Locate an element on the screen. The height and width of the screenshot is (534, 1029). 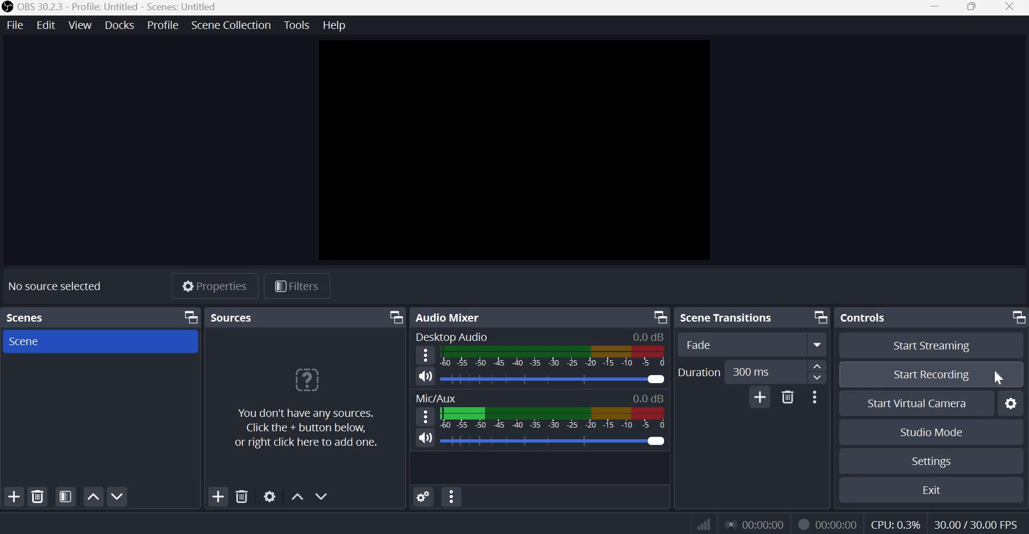
View is located at coordinates (79, 25).